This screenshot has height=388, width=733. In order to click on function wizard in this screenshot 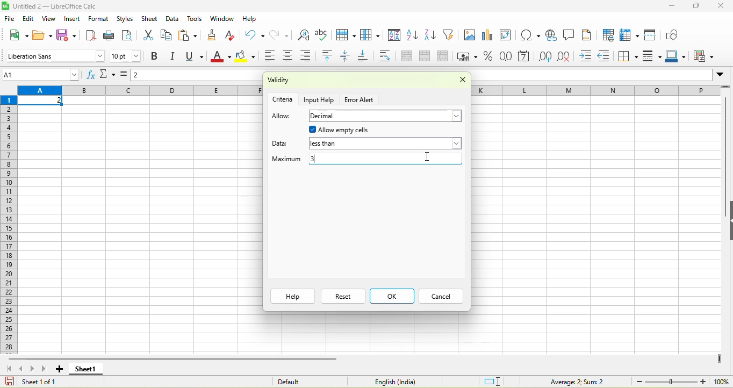, I will do `click(91, 75)`.